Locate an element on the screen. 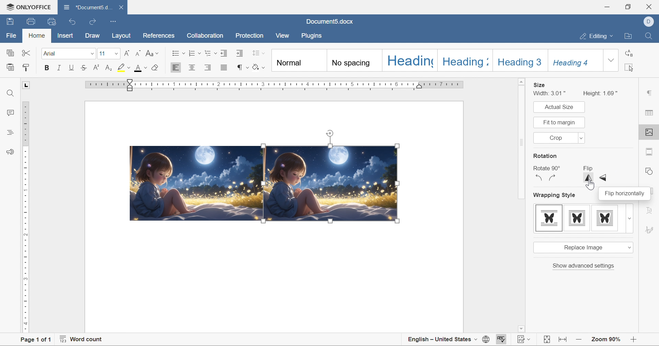 The image size is (659, 346). italic is located at coordinates (59, 67).